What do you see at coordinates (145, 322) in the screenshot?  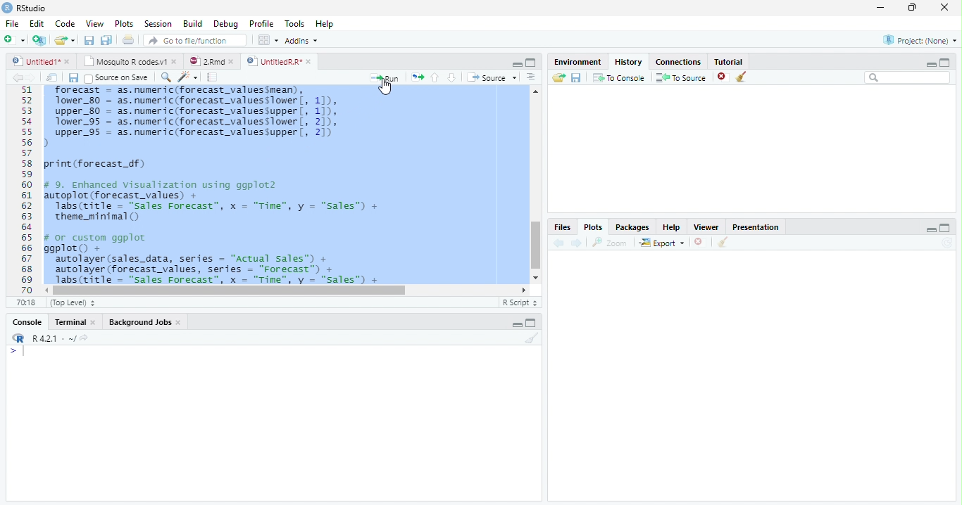 I see `Background jobs` at bounding box center [145, 322].